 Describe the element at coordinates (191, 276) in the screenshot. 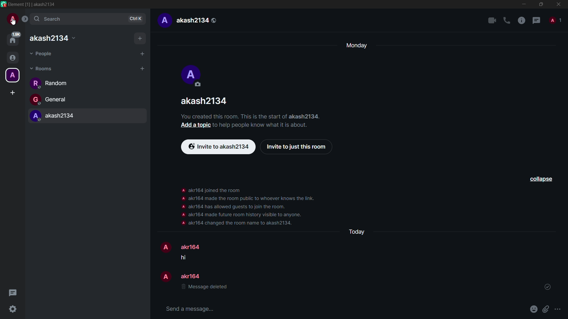

I see `akr164` at that location.